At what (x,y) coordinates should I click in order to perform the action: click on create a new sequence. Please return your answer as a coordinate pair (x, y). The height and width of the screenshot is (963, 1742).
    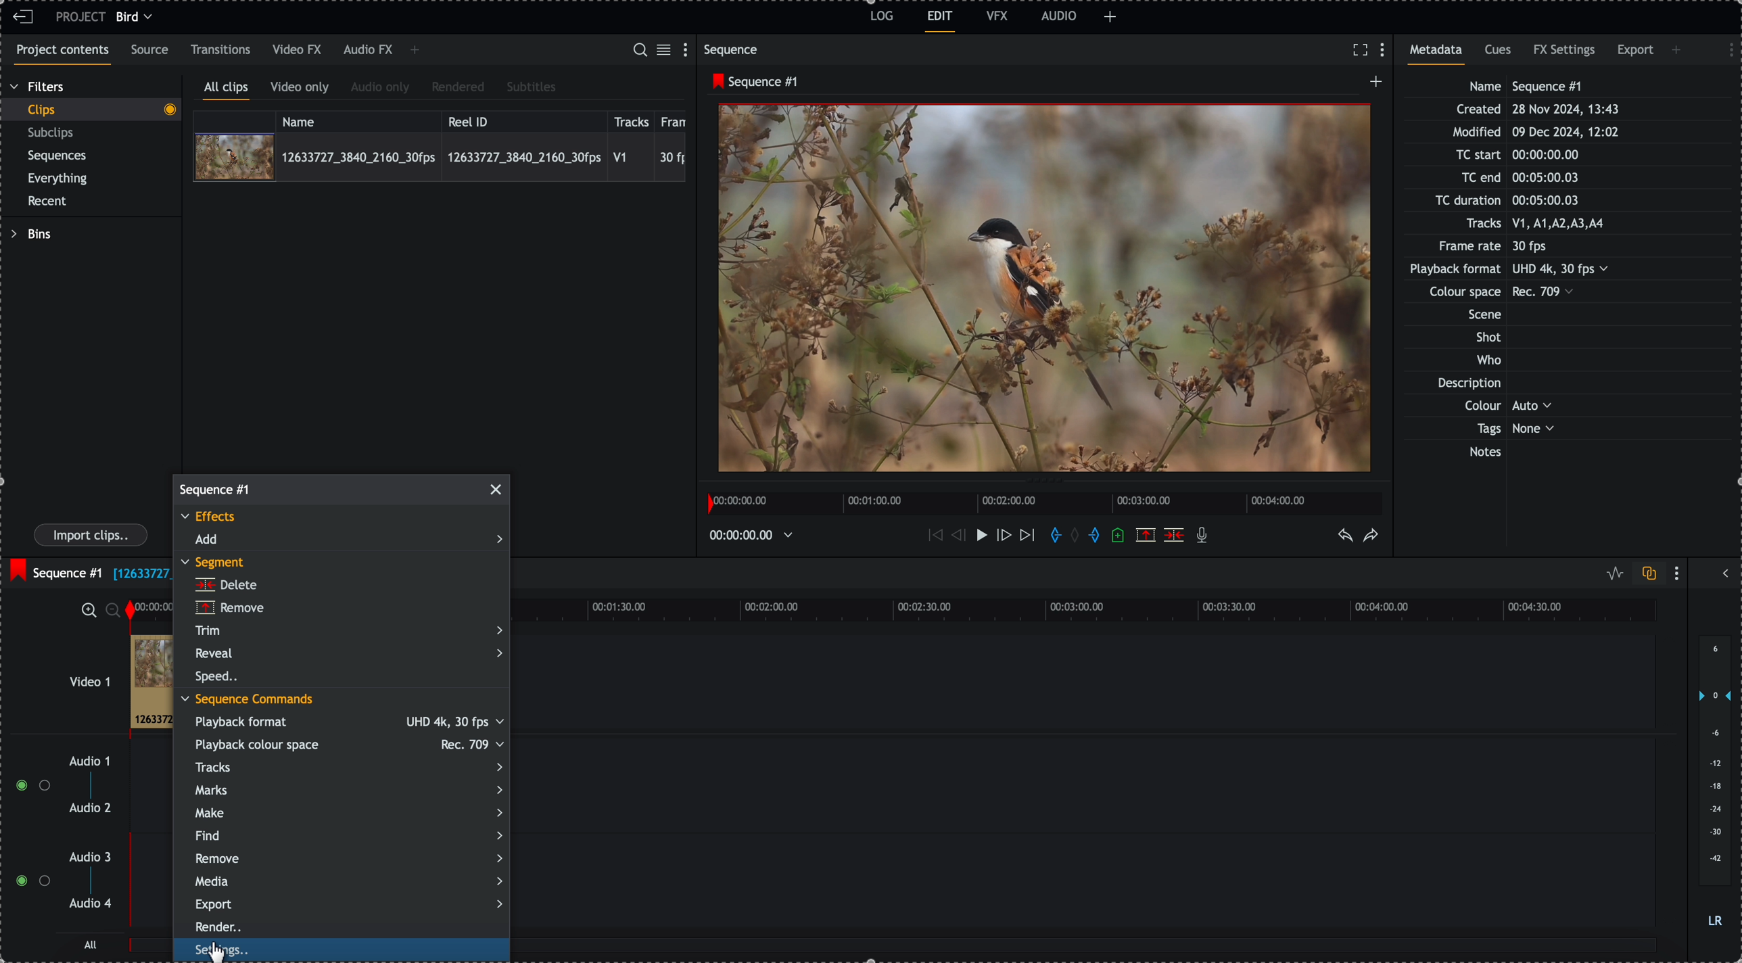
    Looking at the image, I should click on (1373, 85).